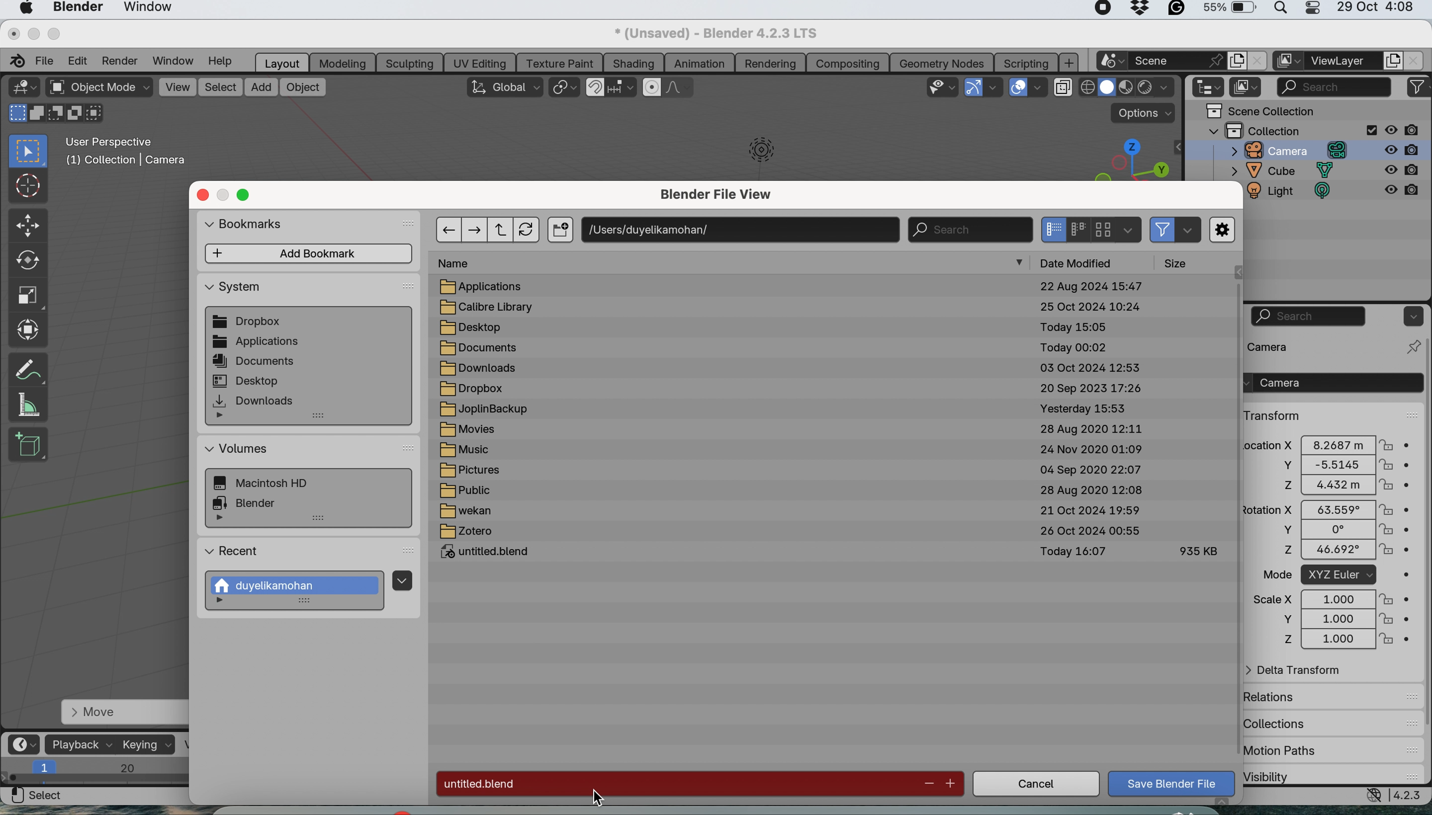 Image resolution: width=1432 pixels, height=815 pixels. I want to click on shading, so click(633, 63).